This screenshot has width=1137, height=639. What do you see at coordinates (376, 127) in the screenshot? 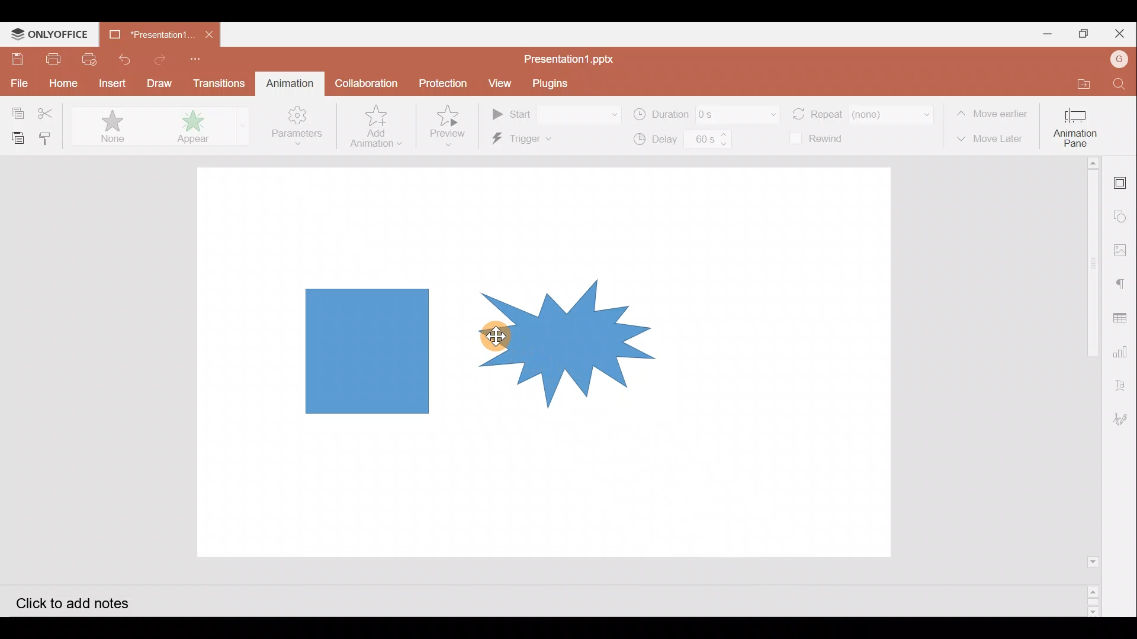
I see `Add animation` at bounding box center [376, 127].